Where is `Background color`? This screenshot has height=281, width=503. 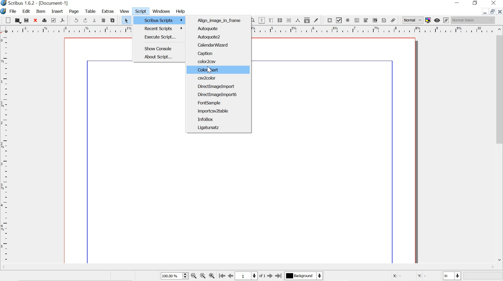
Background color is located at coordinates (303, 276).